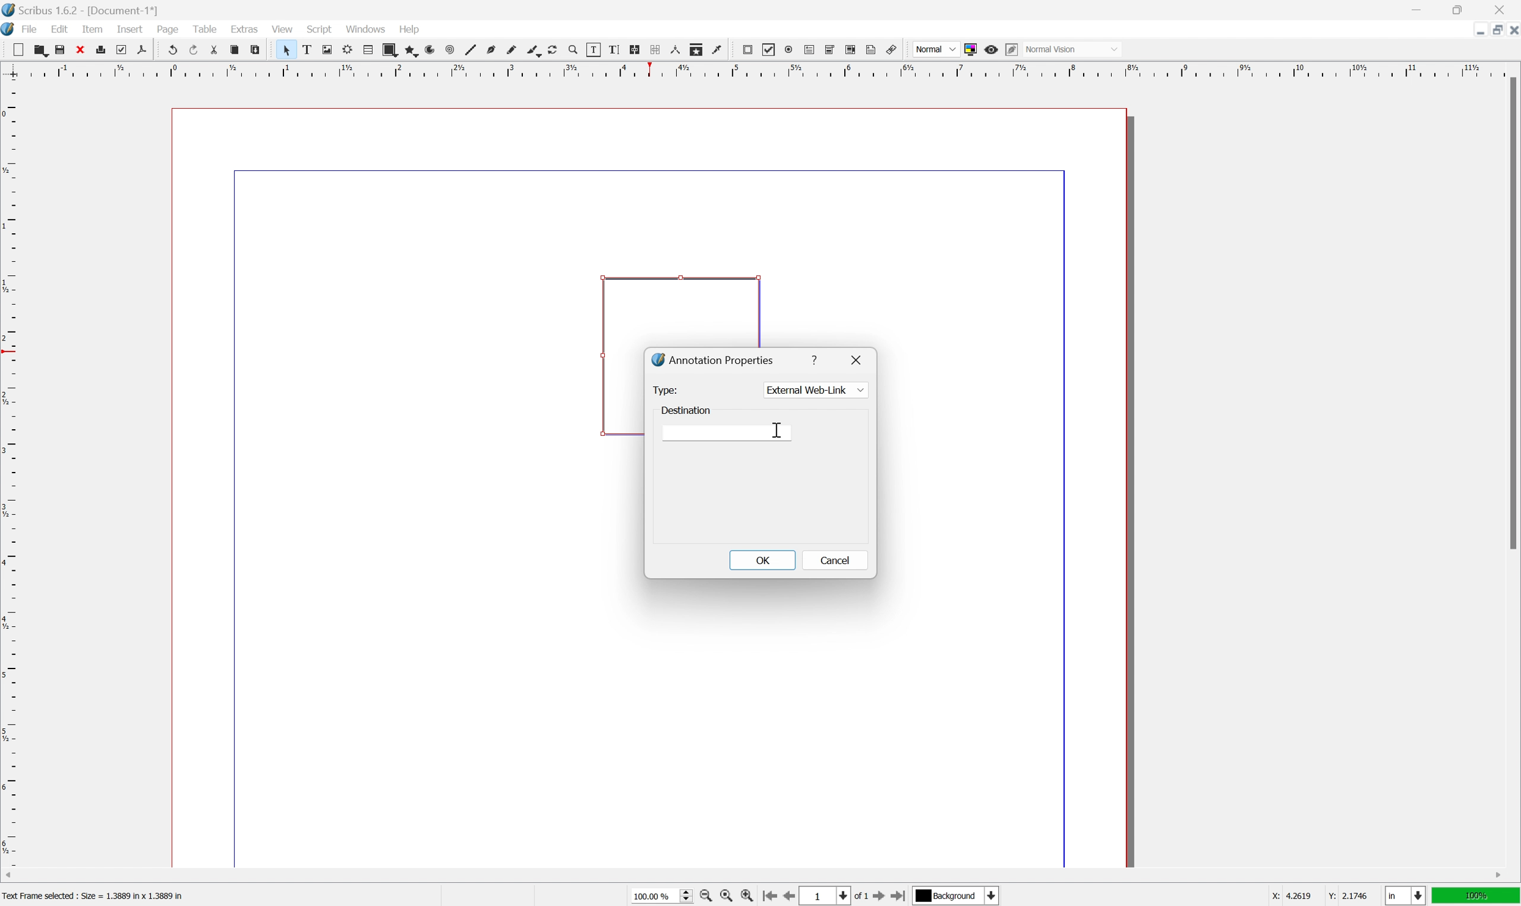  I want to click on pdf push button, so click(748, 49).